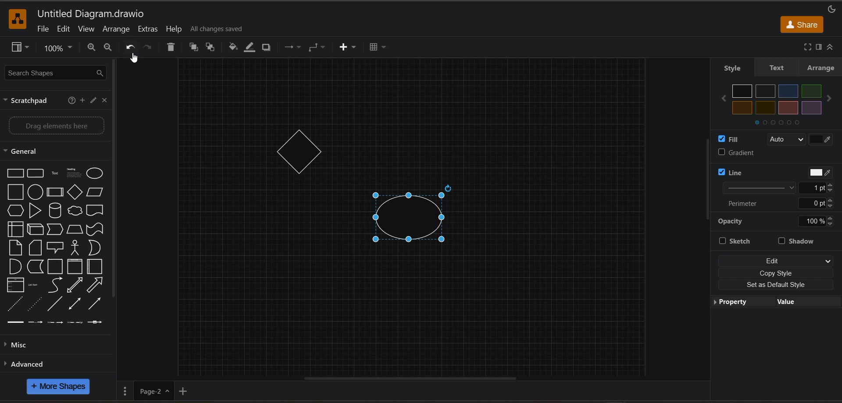 This screenshot has width=842, height=403. Describe the element at coordinates (789, 92) in the screenshot. I see `Color 3` at that location.